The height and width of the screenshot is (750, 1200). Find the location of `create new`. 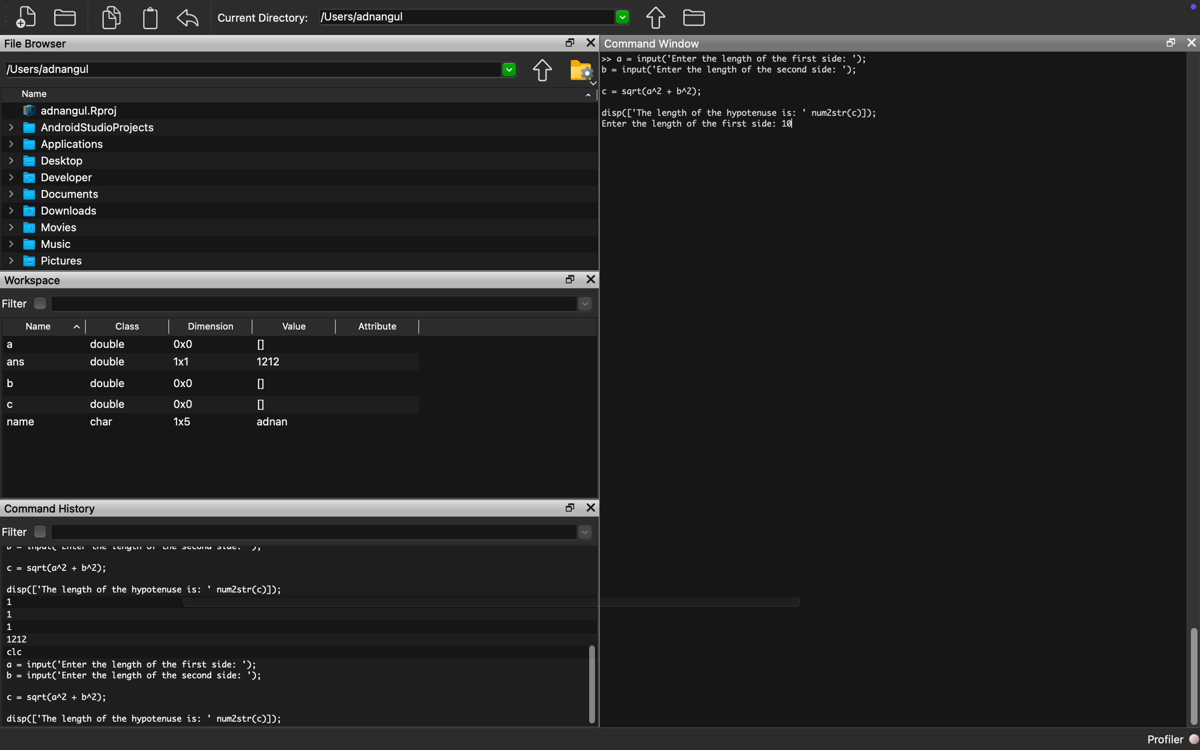

create new is located at coordinates (30, 17).